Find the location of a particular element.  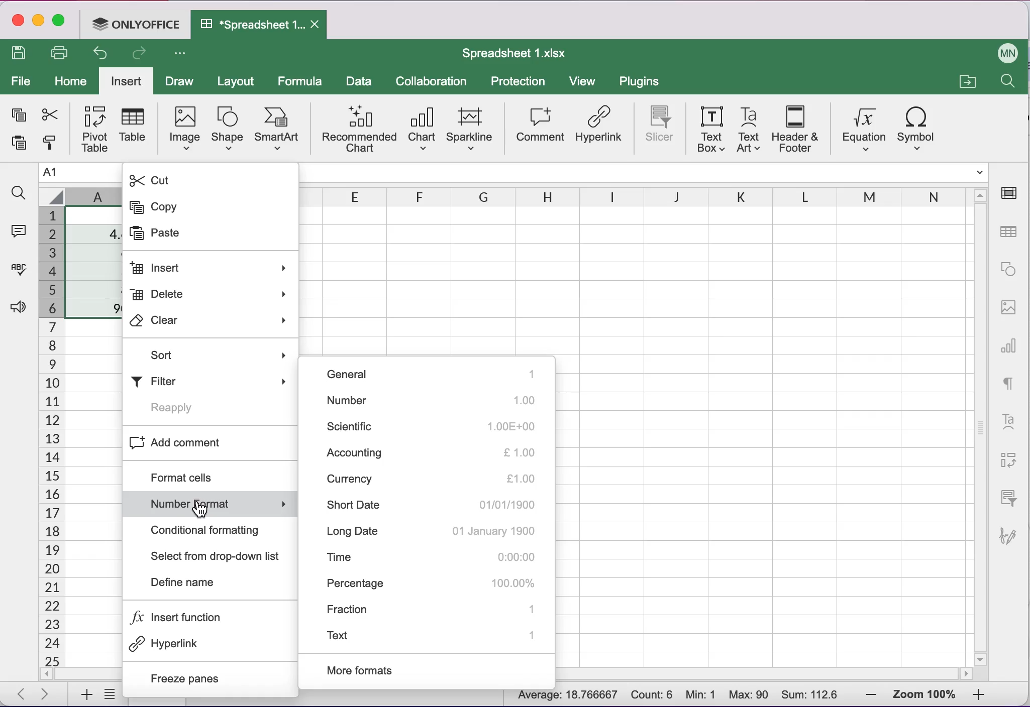

Close is located at coordinates (319, 24).